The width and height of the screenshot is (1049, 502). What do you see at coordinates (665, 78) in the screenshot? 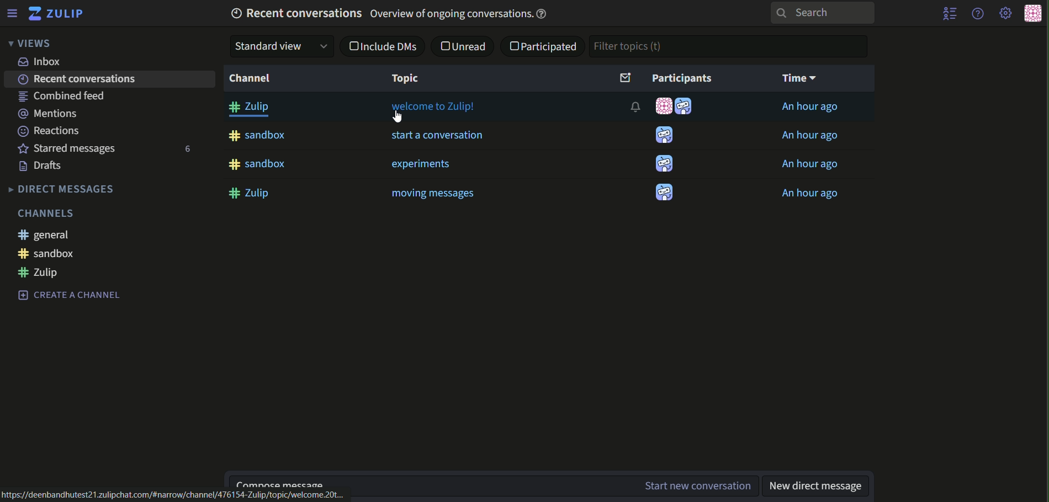
I see `participants` at bounding box center [665, 78].